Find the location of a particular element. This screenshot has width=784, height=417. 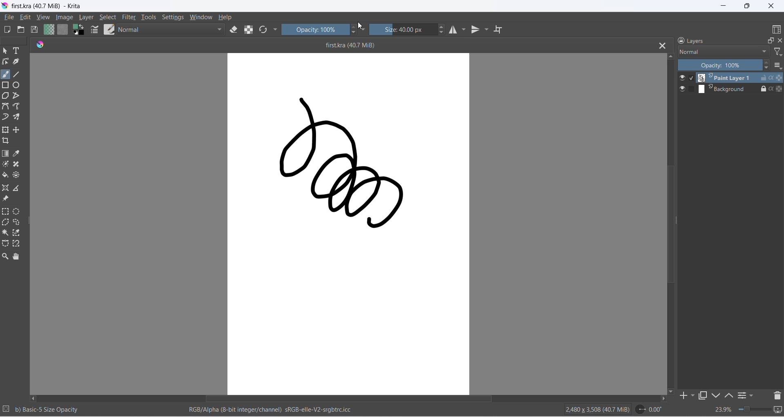

vertical mirror tool is located at coordinates (476, 29).